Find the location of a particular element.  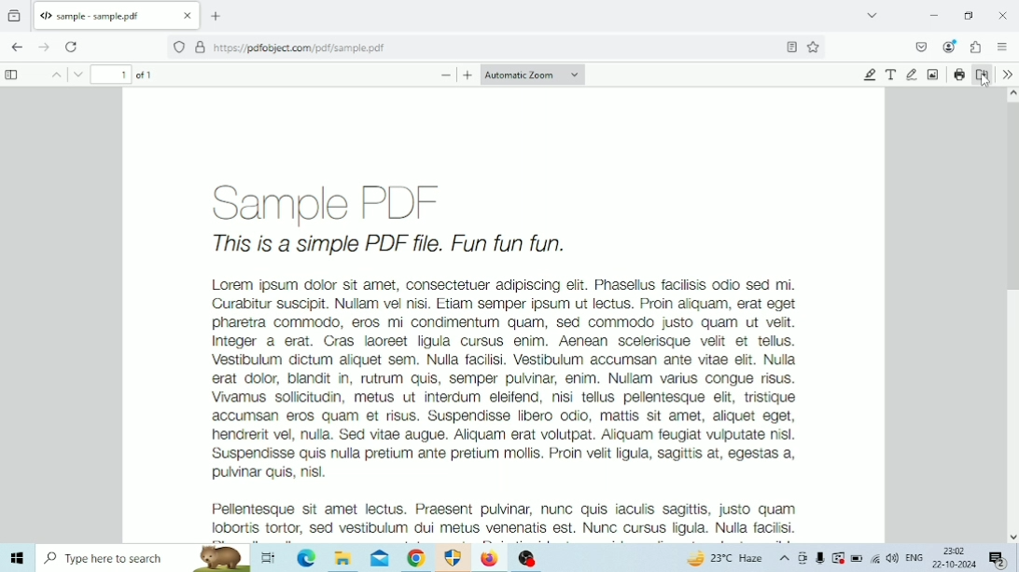

Scroll up is located at coordinates (1012, 96).